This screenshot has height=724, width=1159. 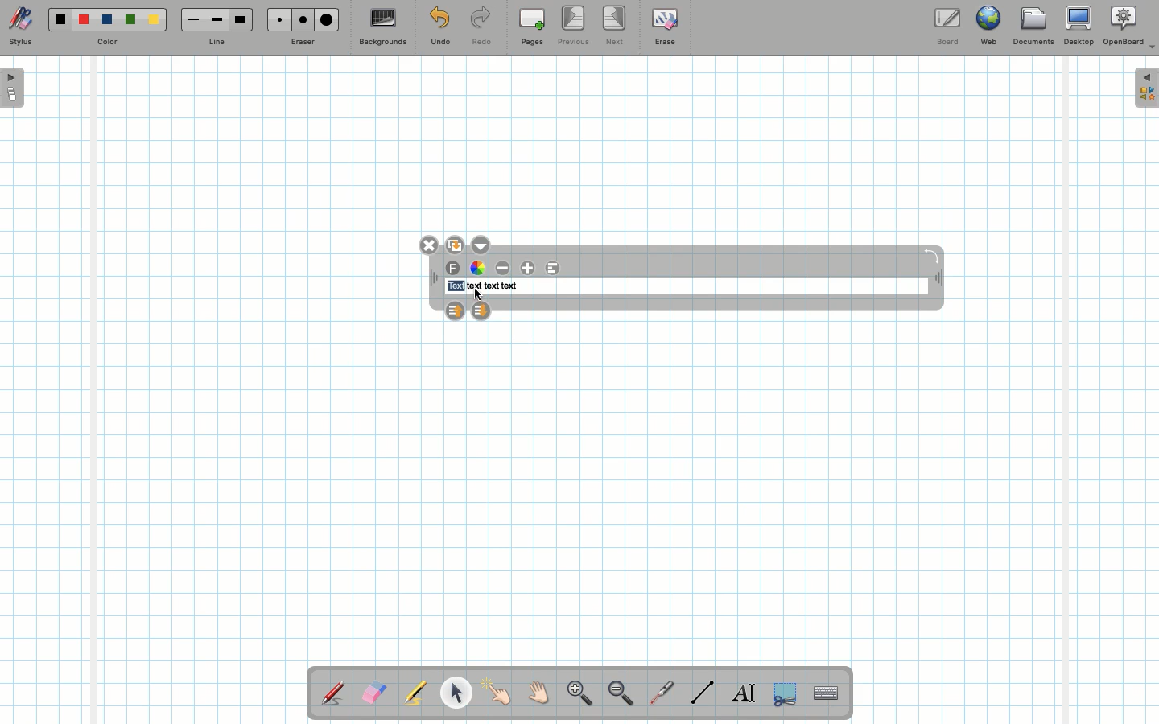 I want to click on Duplicate, so click(x=454, y=243).